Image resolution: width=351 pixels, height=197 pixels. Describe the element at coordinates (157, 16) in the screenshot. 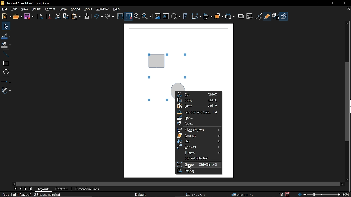

I see `Insert image` at that location.